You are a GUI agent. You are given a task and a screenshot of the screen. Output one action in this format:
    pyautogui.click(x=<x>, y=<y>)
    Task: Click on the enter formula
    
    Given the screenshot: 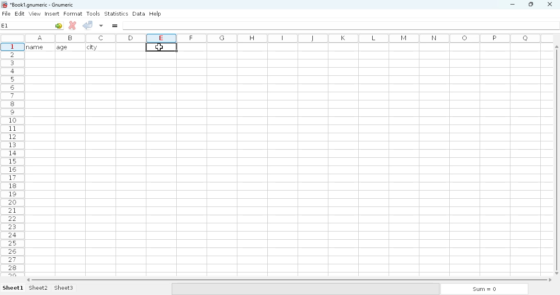 What is the action you would take?
    pyautogui.click(x=114, y=25)
    